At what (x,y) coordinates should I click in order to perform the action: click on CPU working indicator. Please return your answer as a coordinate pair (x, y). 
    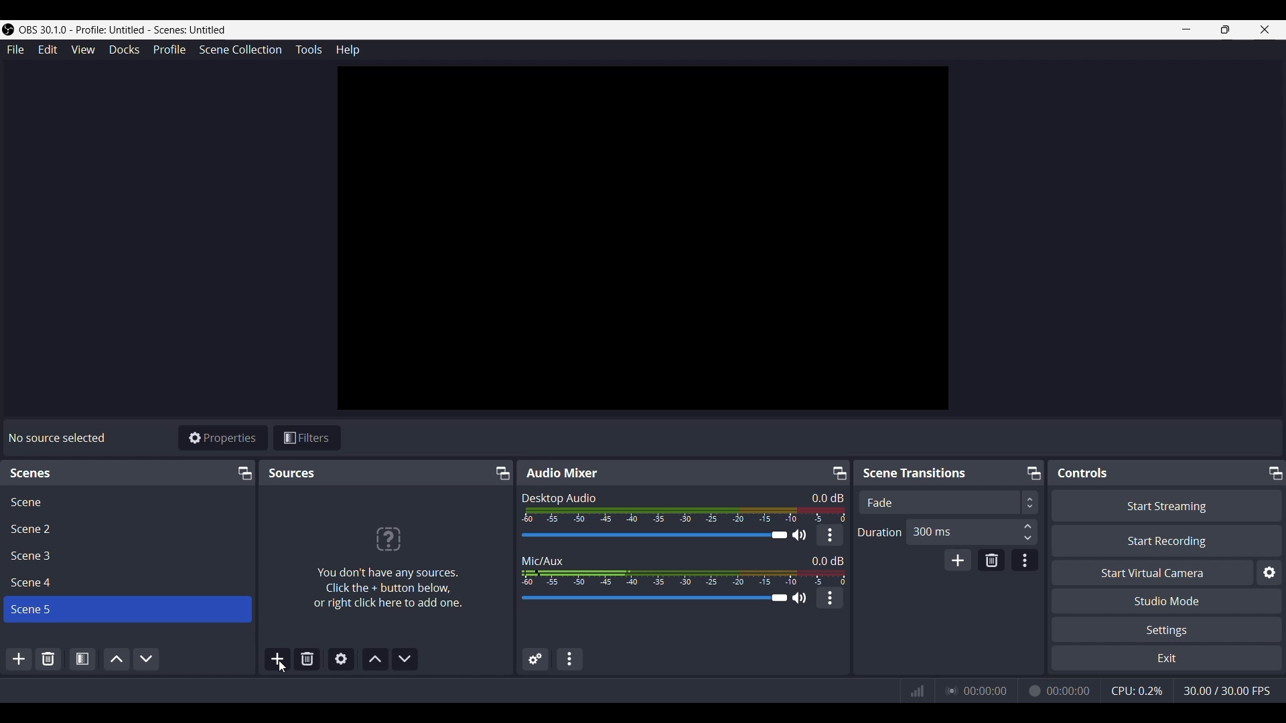
    Looking at the image, I should click on (1137, 690).